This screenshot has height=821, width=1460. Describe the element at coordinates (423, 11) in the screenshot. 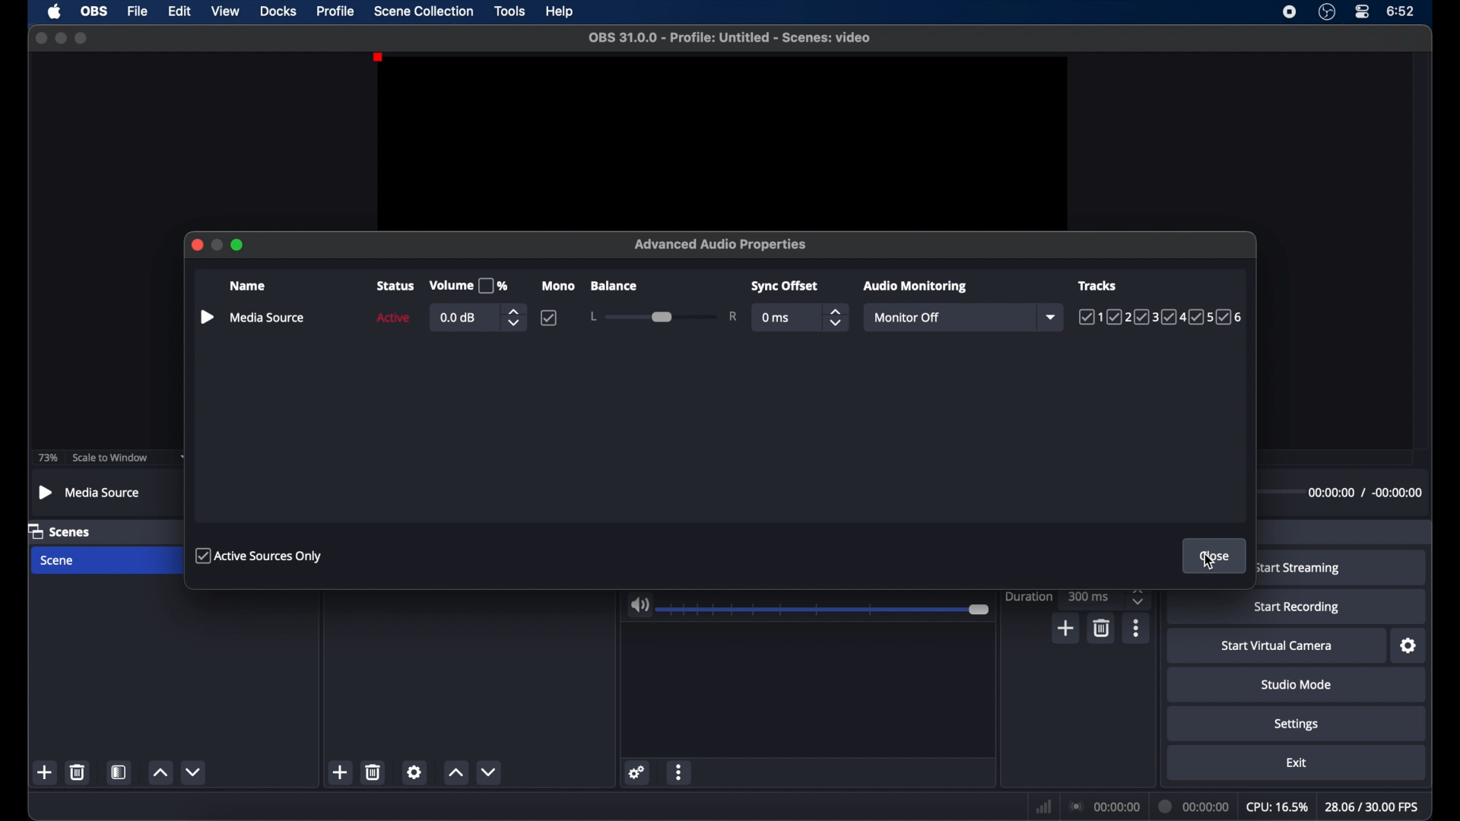

I see `scene collection` at that location.